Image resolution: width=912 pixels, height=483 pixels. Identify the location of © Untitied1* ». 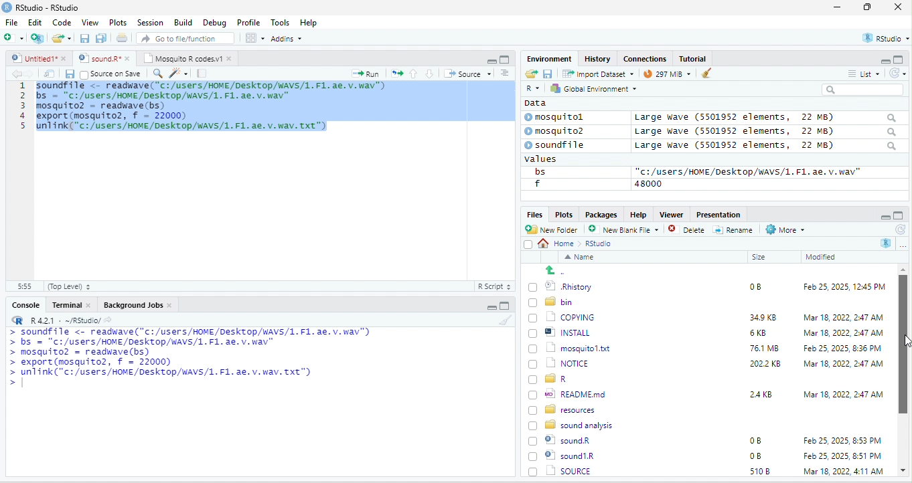
(36, 58).